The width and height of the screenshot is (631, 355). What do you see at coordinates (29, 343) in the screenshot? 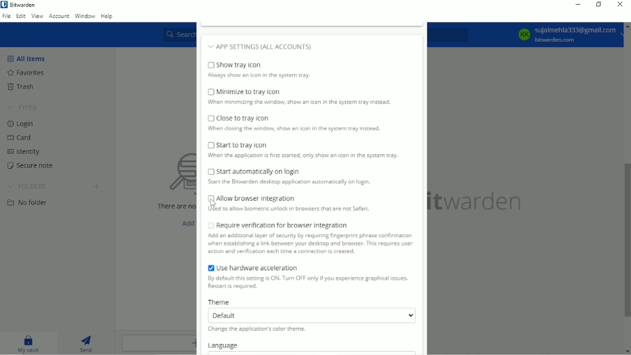
I see `My vault` at bounding box center [29, 343].